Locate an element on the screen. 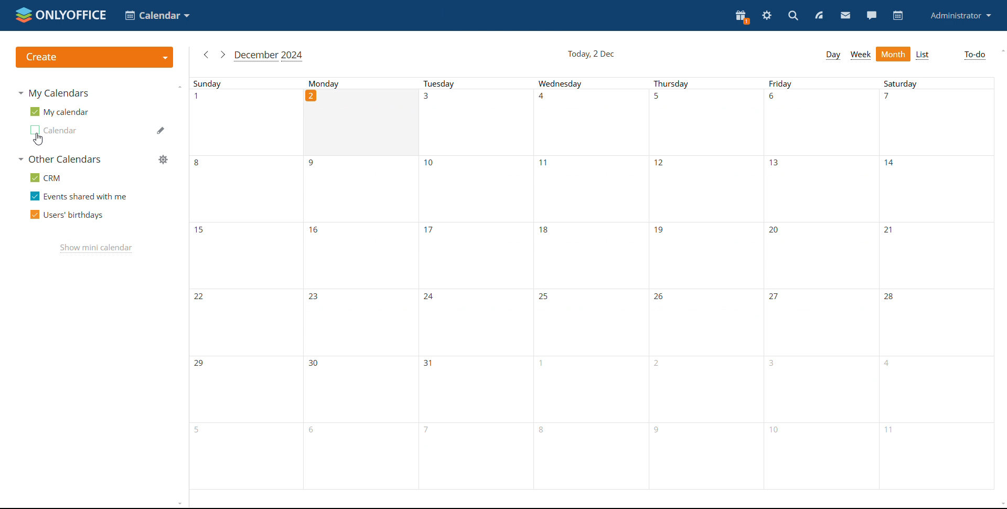  logo is located at coordinates (61, 15).